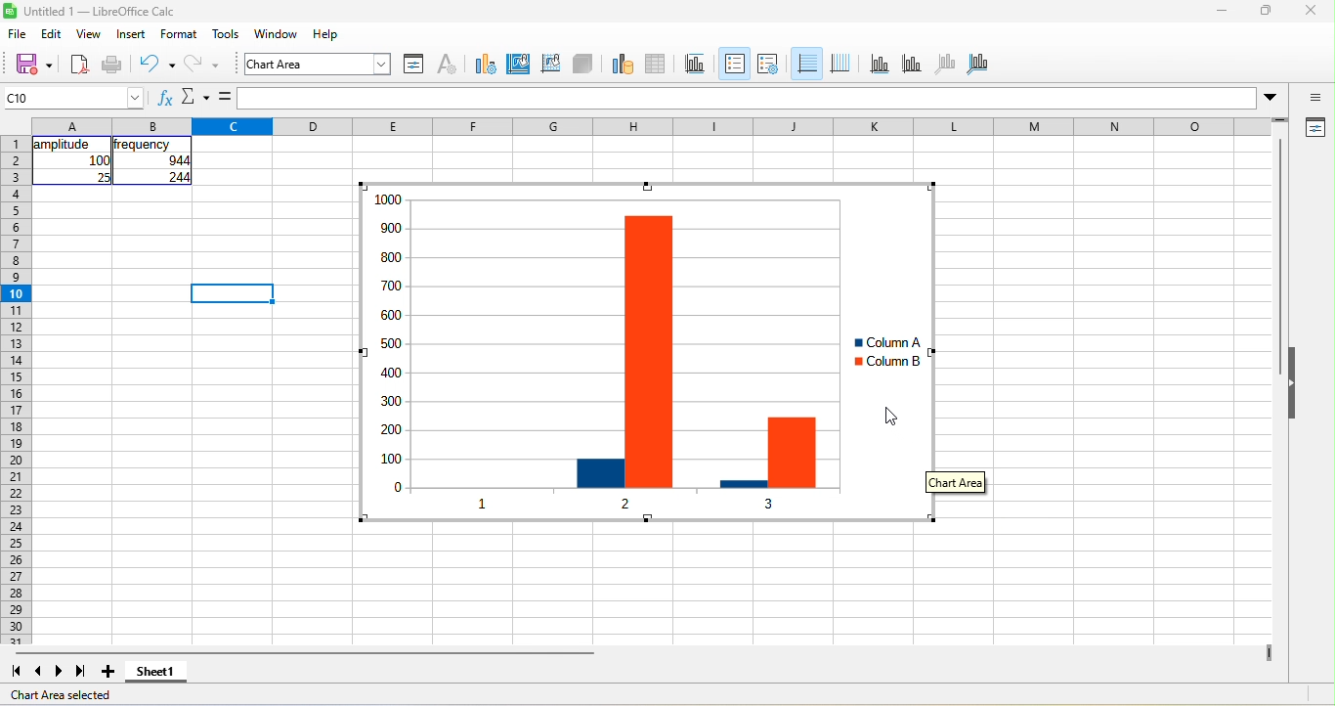 This screenshot has width=1335, height=706. I want to click on More options, so click(1270, 99).